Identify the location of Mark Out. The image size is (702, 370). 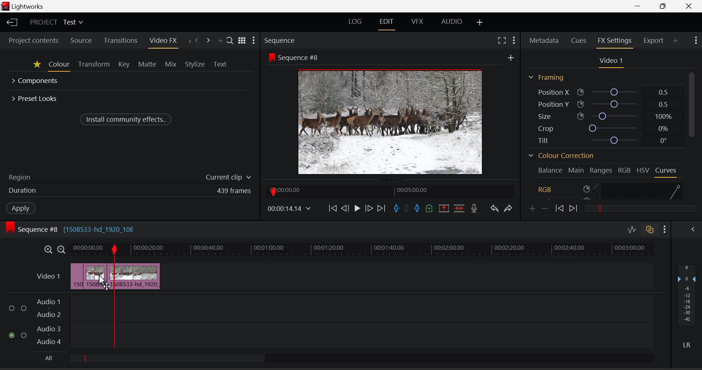
(417, 208).